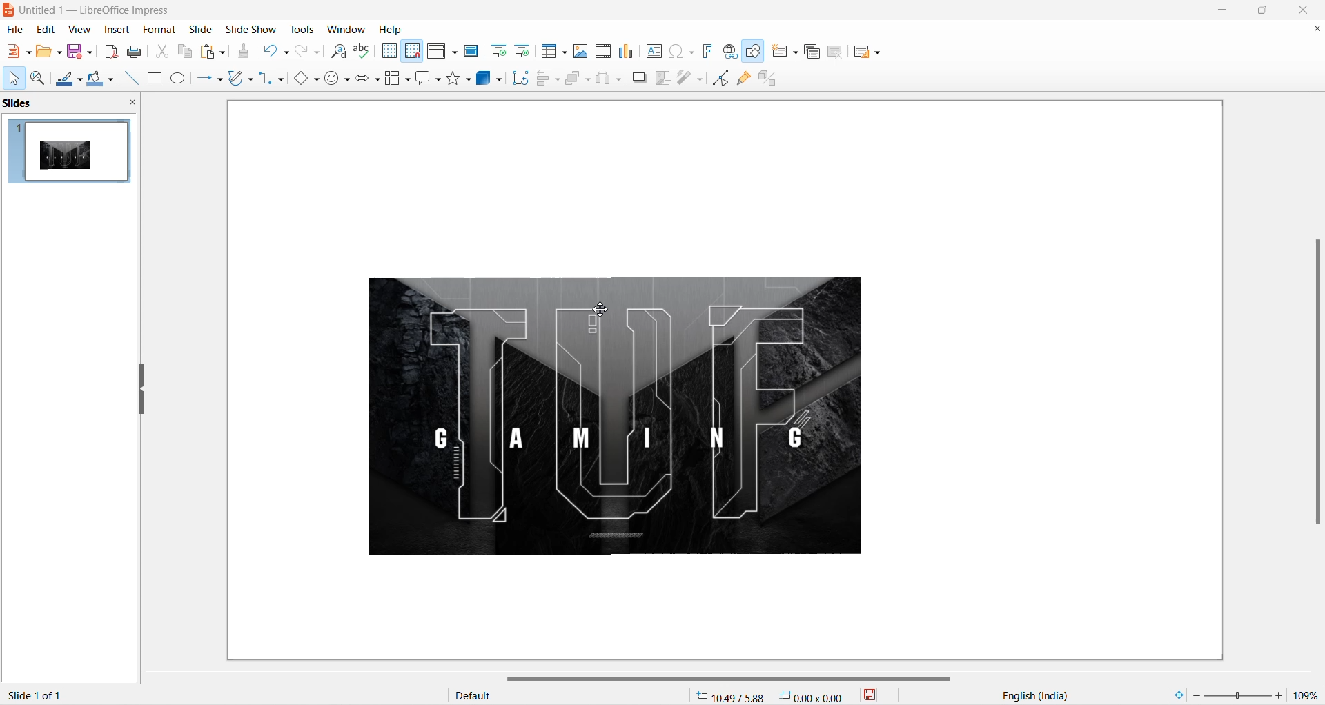 This screenshot has height=705, width=1325. Describe the element at coordinates (1268, 12) in the screenshot. I see `maximize` at that location.